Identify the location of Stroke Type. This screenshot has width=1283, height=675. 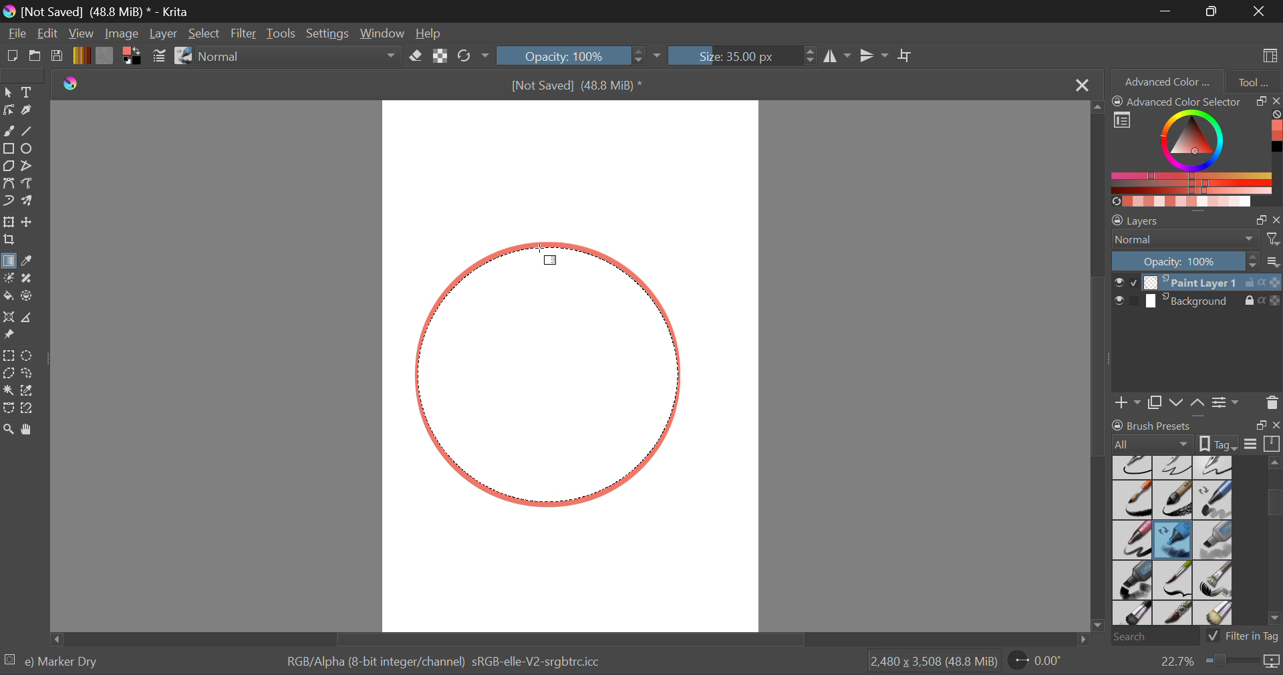
(182, 57).